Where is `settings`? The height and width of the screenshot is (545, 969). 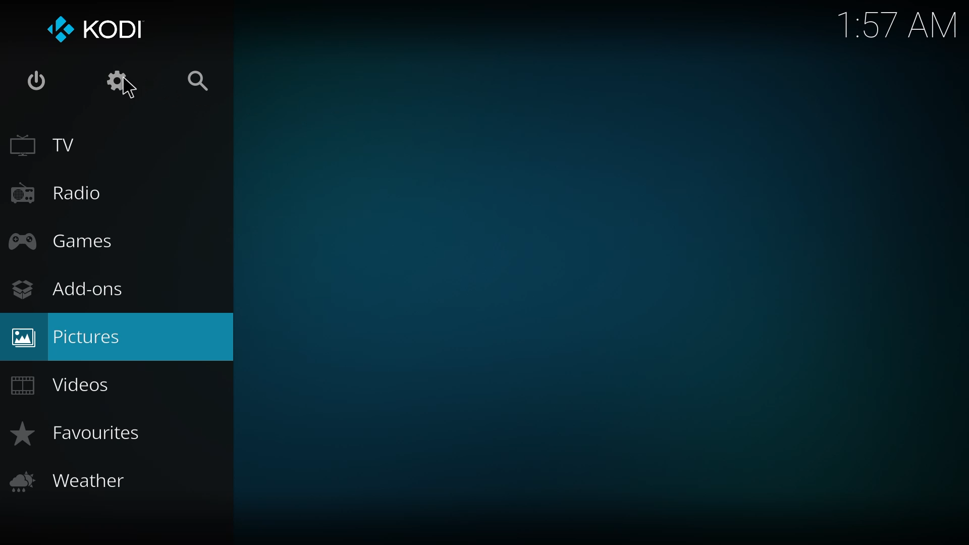 settings is located at coordinates (114, 80).